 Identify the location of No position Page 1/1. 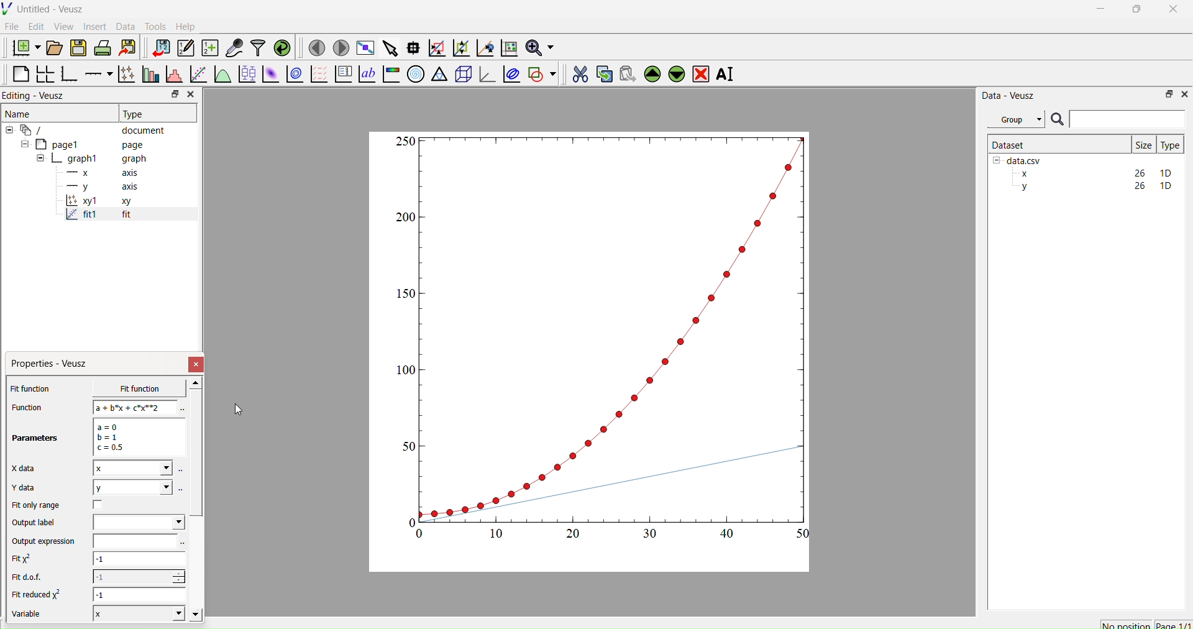
(1145, 625).